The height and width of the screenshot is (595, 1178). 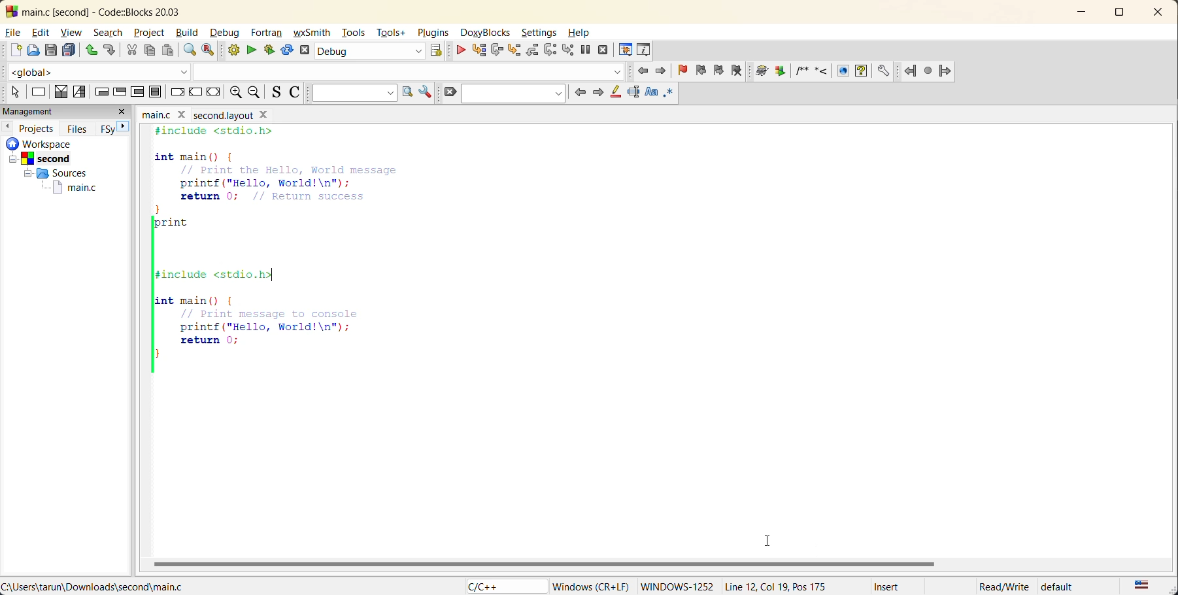 What do you see at coordinates (148, 48) in the screenshot?
I see `copy` at bounding box center [148, 48].